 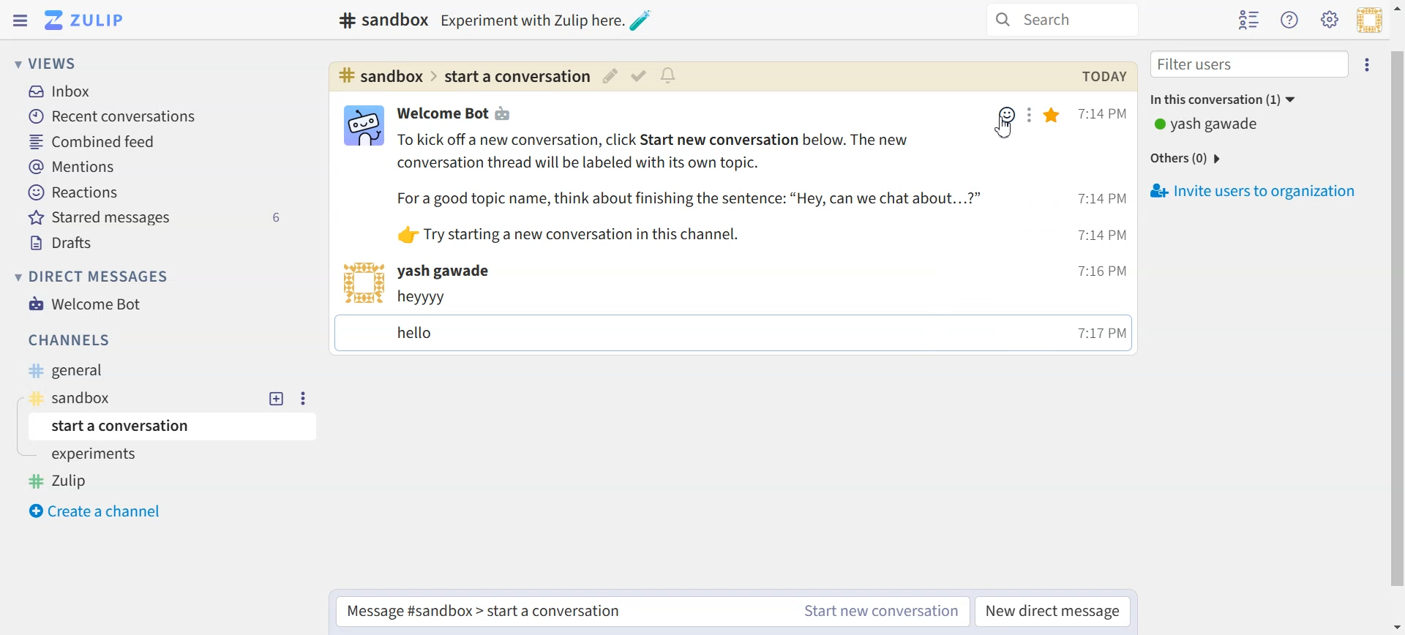 I want to click on Edit topic, so click(x=609, y=75).